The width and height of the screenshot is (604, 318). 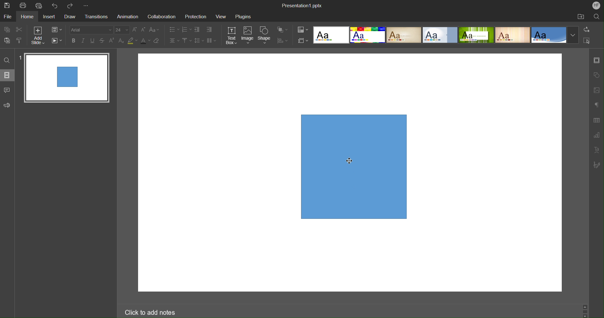 I want to click on Collaboration, so click(x=160, y=15).